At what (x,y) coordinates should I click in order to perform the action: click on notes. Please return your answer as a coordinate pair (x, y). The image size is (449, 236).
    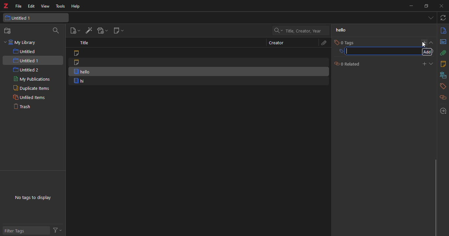
    Looking at the image, I should click on (442, 64).